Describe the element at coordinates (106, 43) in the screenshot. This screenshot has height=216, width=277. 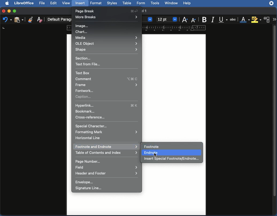
I see `OLE object` at that location.